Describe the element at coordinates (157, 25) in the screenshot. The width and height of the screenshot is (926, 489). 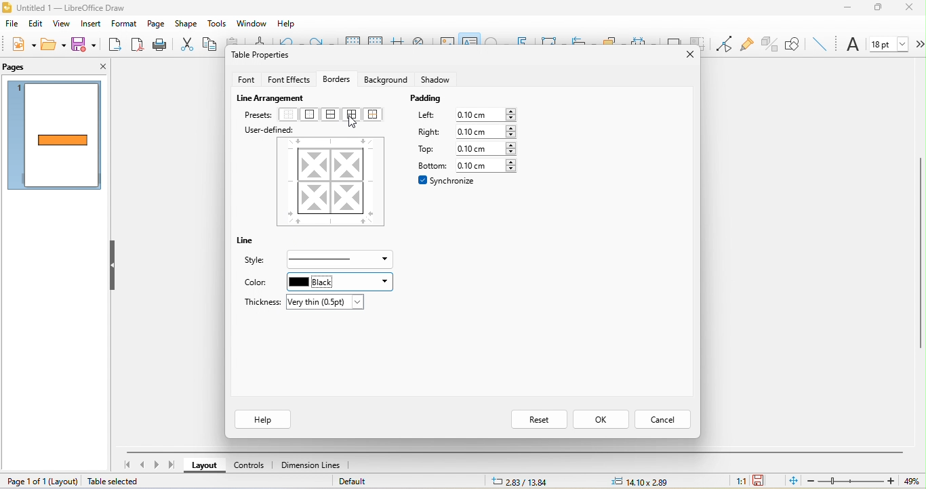
I see `page` at that location.